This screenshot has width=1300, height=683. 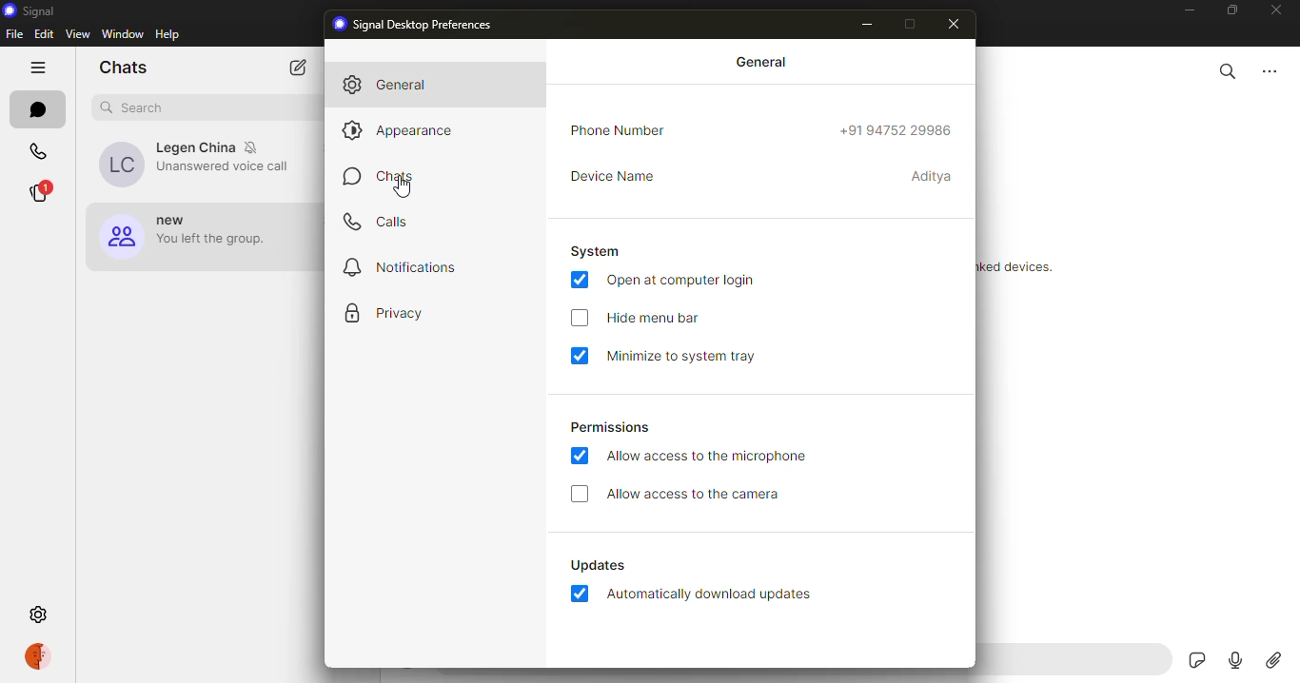 What do you see at coordinates (897, 129) in the screenshot?
I see `number` at bounding box center [897, 129].